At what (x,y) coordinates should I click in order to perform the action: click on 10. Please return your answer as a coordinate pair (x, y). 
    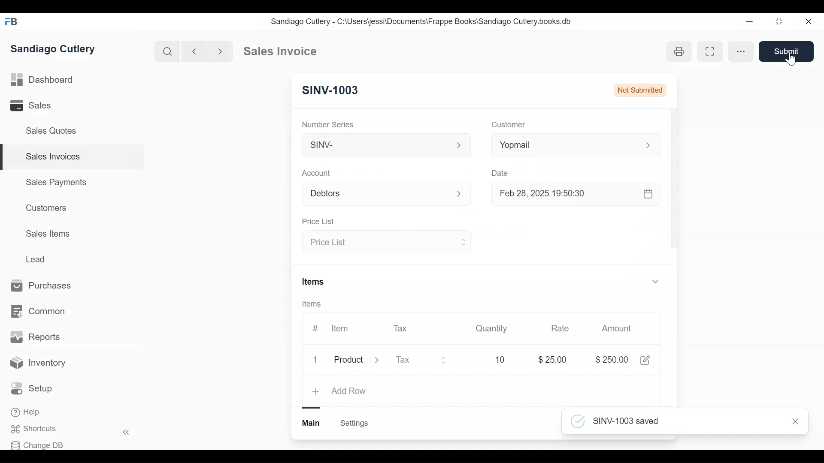
    Looking at the image, I should click on (502, 359).